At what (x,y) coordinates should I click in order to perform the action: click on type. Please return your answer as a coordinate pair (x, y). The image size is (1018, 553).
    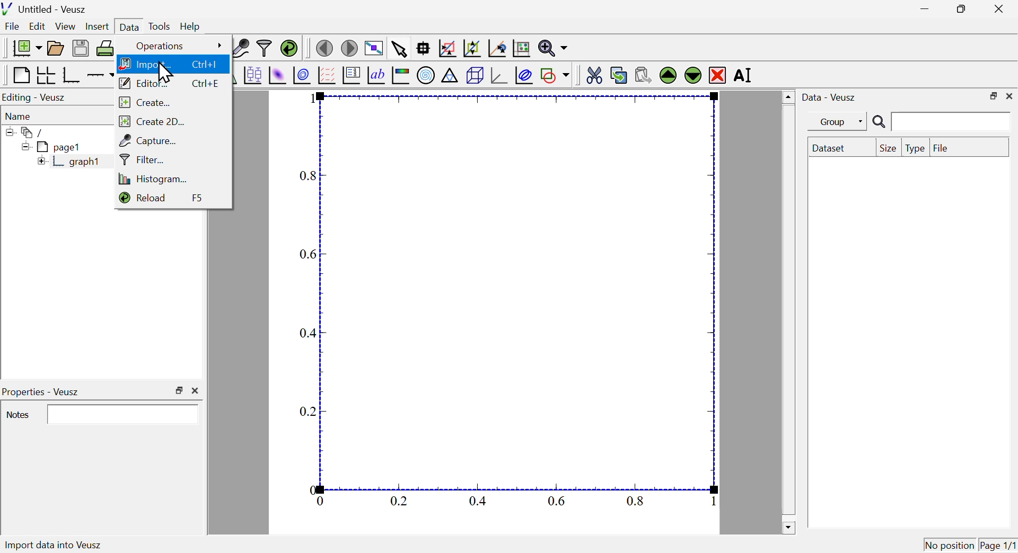
    Looking at the image, I should click on (915, 148).